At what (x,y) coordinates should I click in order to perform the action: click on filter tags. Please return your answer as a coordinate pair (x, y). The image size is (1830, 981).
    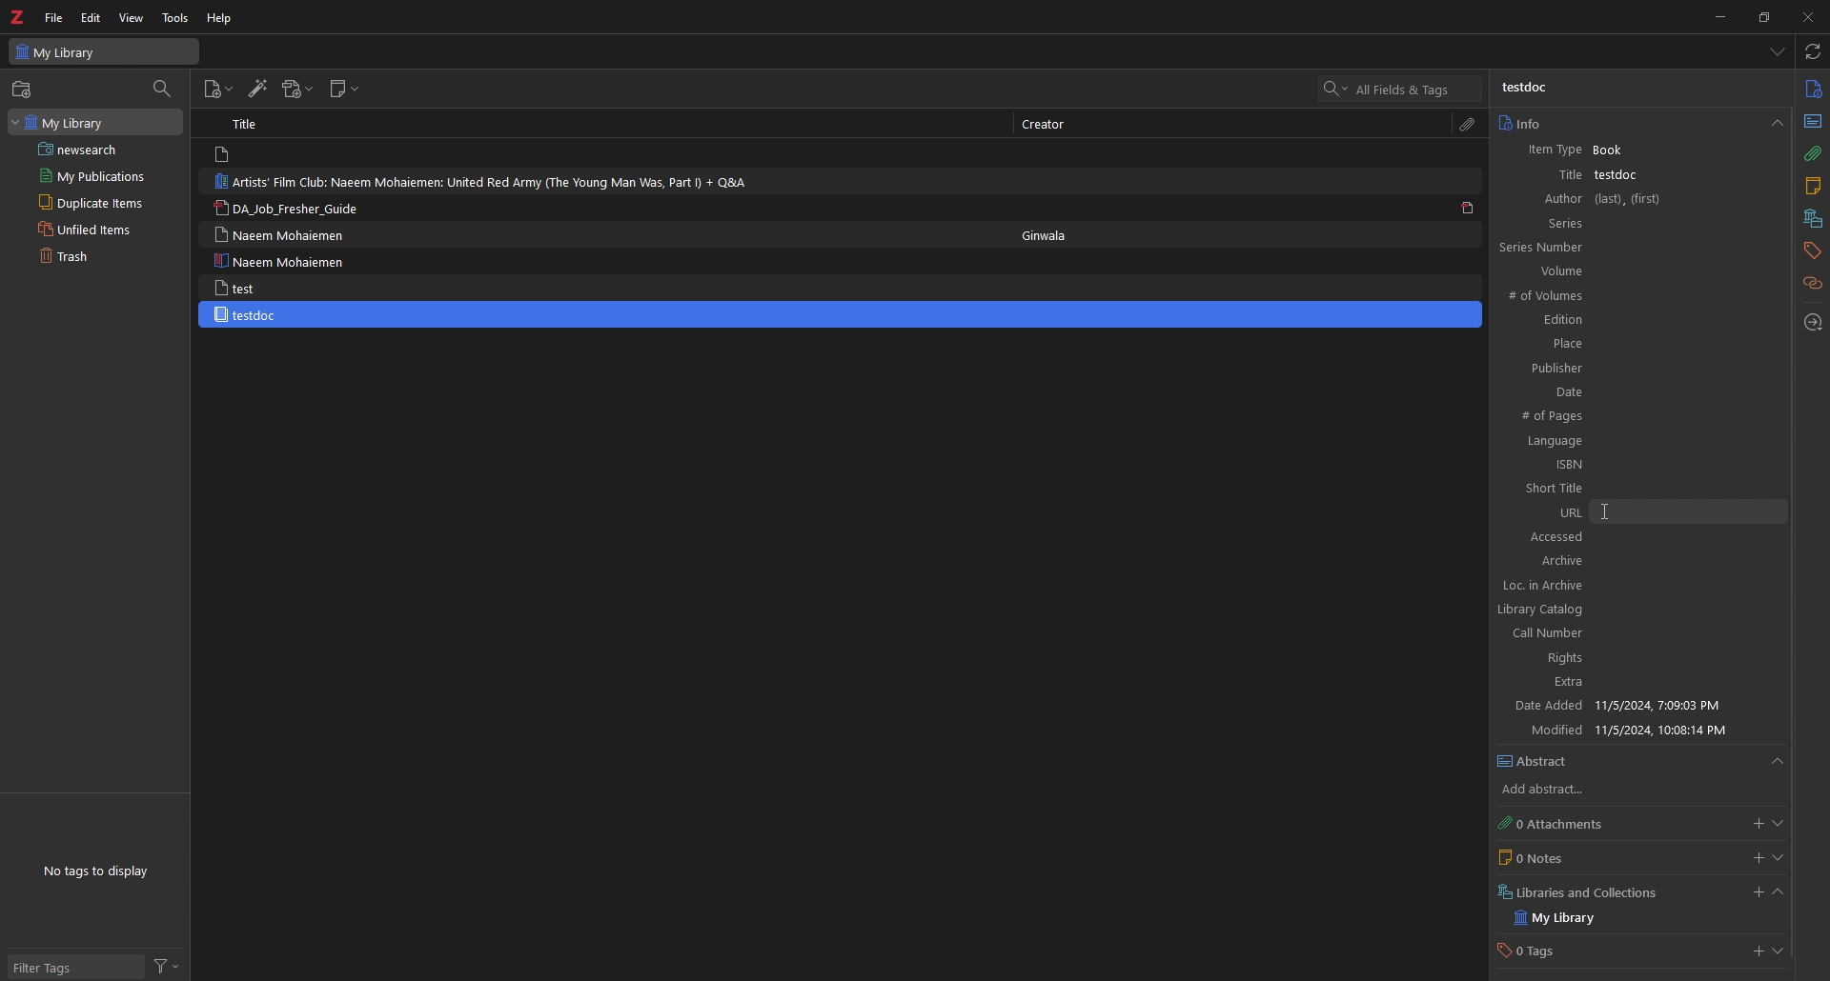
    Looking at the image, I should click on (74, 968).